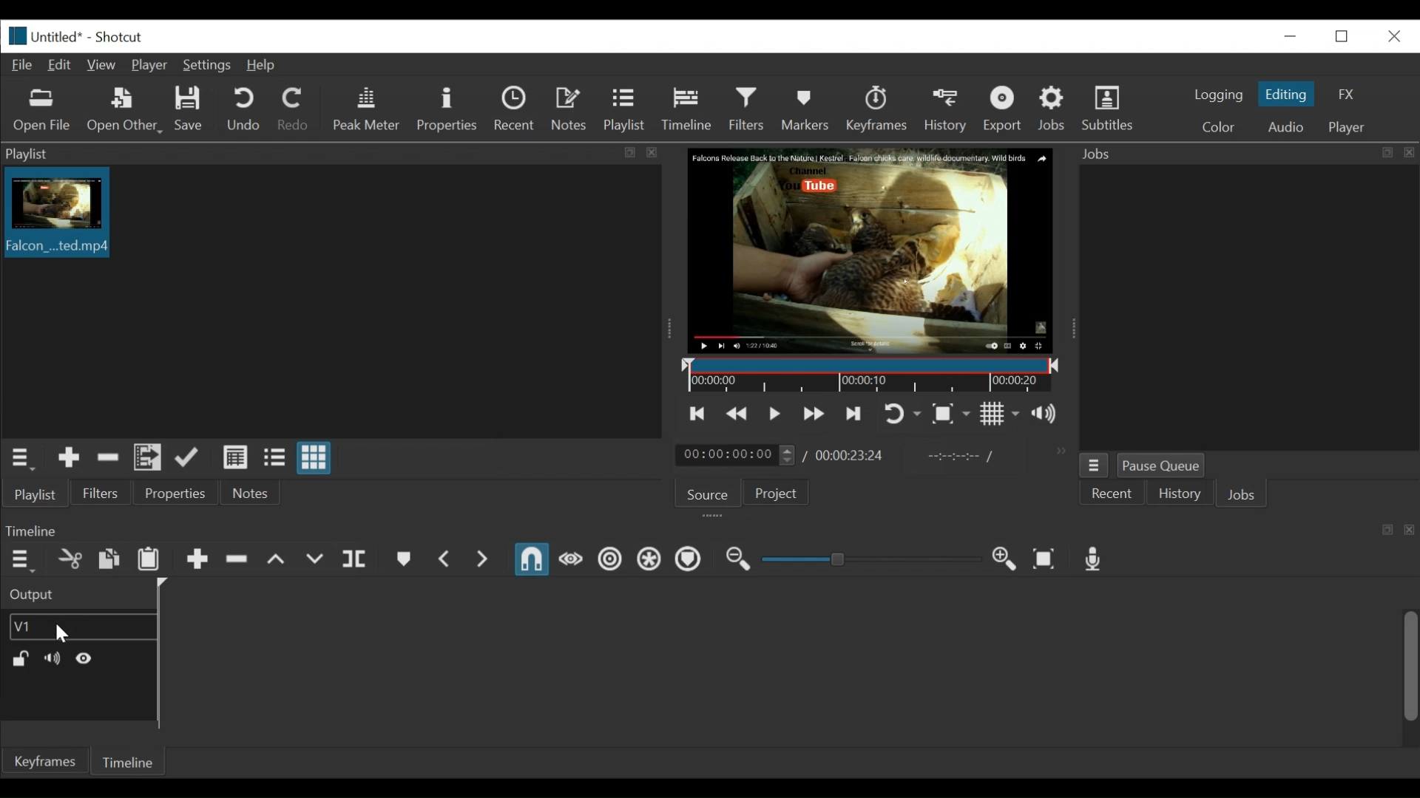 The width and height of the screenshot is (1420, 798). What do you see at coordinates (515, 110) in the screenshot?
I see `Recent` at bounding box center [515, 110].